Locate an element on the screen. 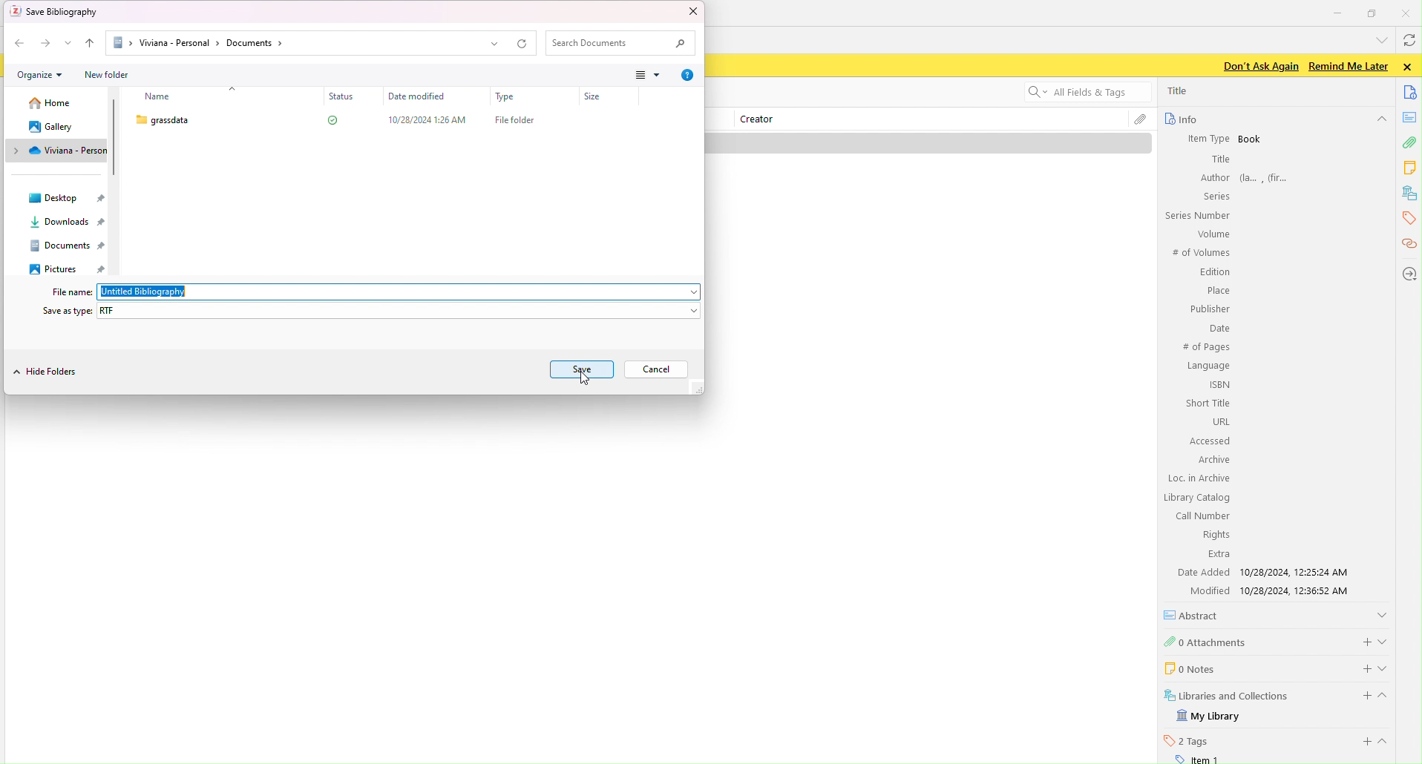 This screenshot has width=1422, height=764. Help is located at coordinates (687, 74).